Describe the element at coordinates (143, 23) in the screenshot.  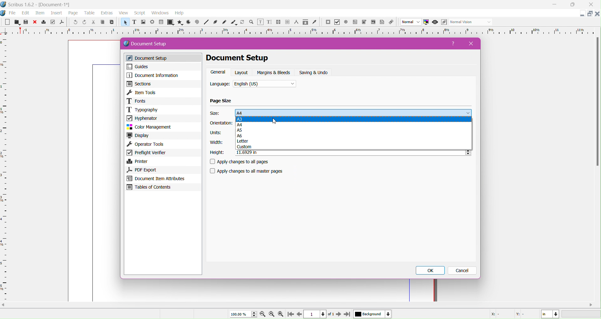
I see `image frame` at that location.